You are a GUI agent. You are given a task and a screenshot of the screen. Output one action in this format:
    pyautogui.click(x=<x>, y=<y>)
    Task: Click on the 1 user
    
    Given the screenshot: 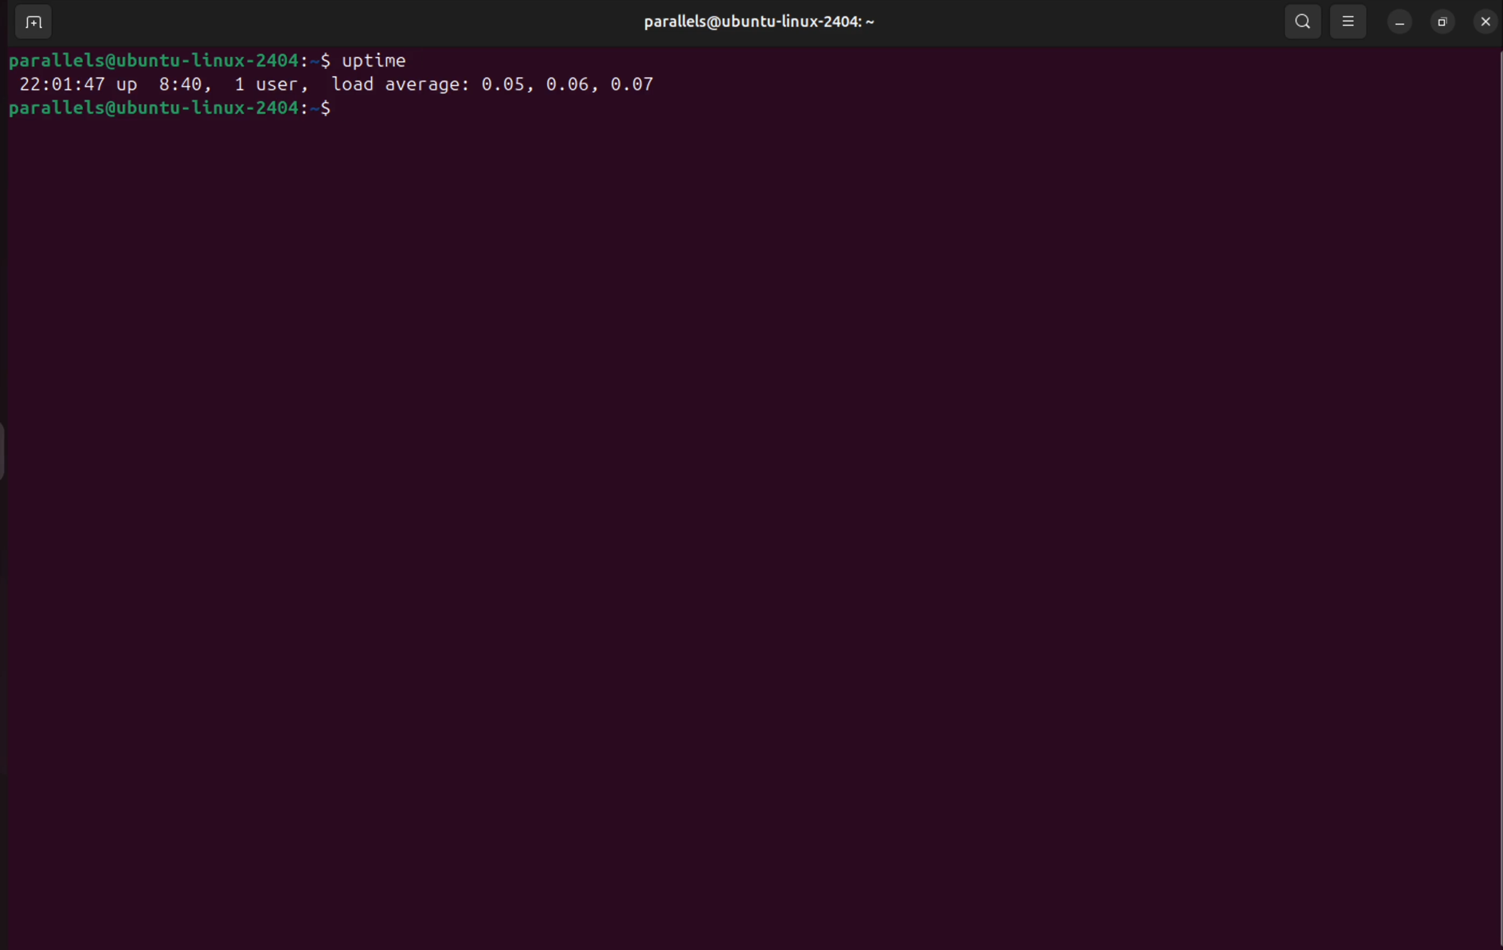 What is the action you would take?
    pyautogui.click(x=269, y=84)
    